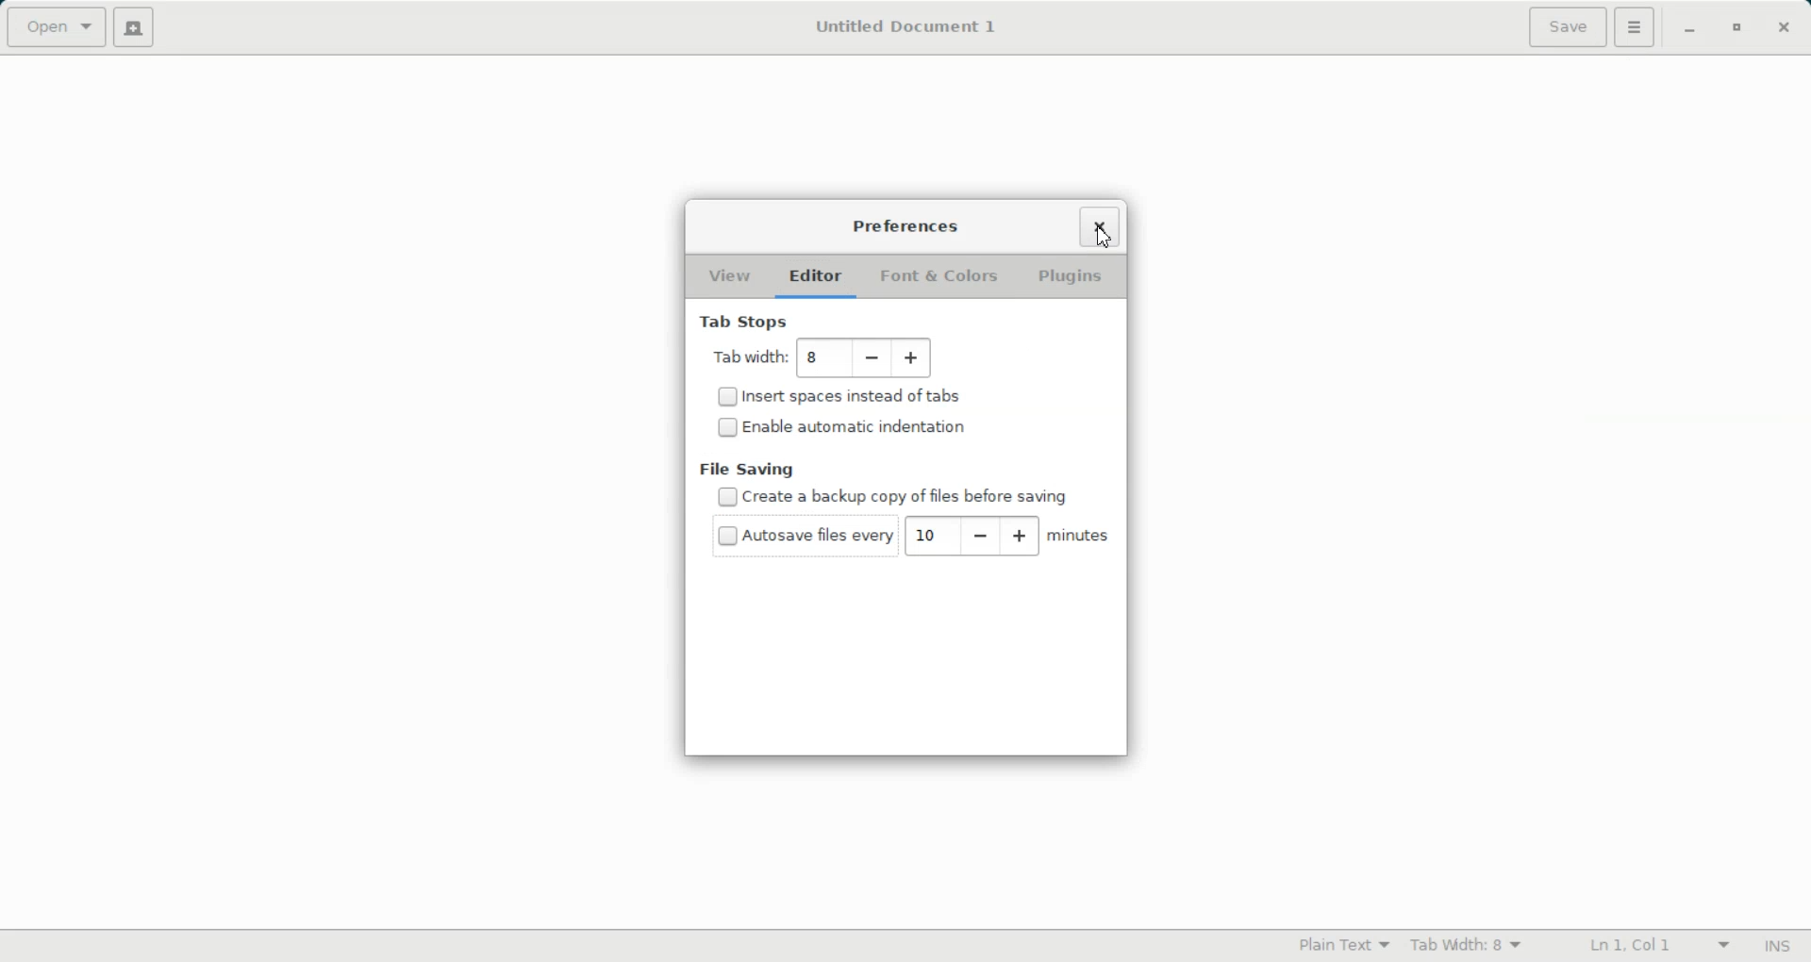 The image size is (1811, 962). Describe the element at coordinates (798, 536) in the screenshot. I see `(un)check Autosave file every 10 minutes saved` at that location.